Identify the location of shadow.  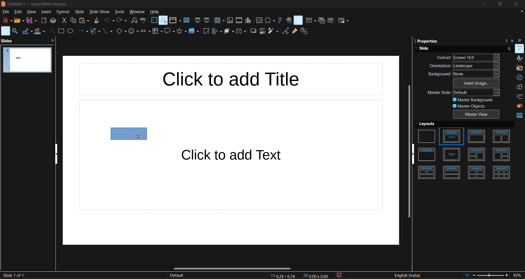
(252, 31).